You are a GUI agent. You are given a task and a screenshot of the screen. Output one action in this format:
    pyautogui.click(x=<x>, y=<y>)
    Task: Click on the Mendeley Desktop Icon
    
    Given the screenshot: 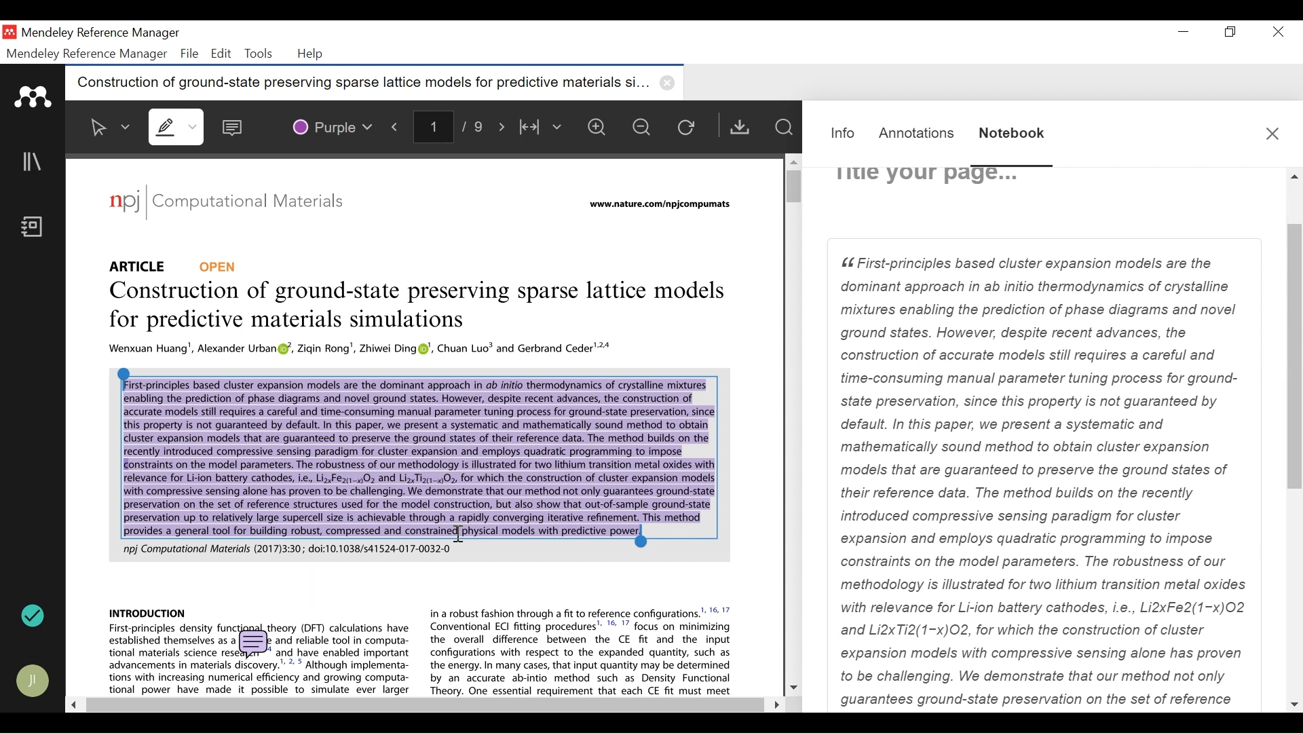 What is the action you would take?
    pyautogui.click(x=11, y=33)
    